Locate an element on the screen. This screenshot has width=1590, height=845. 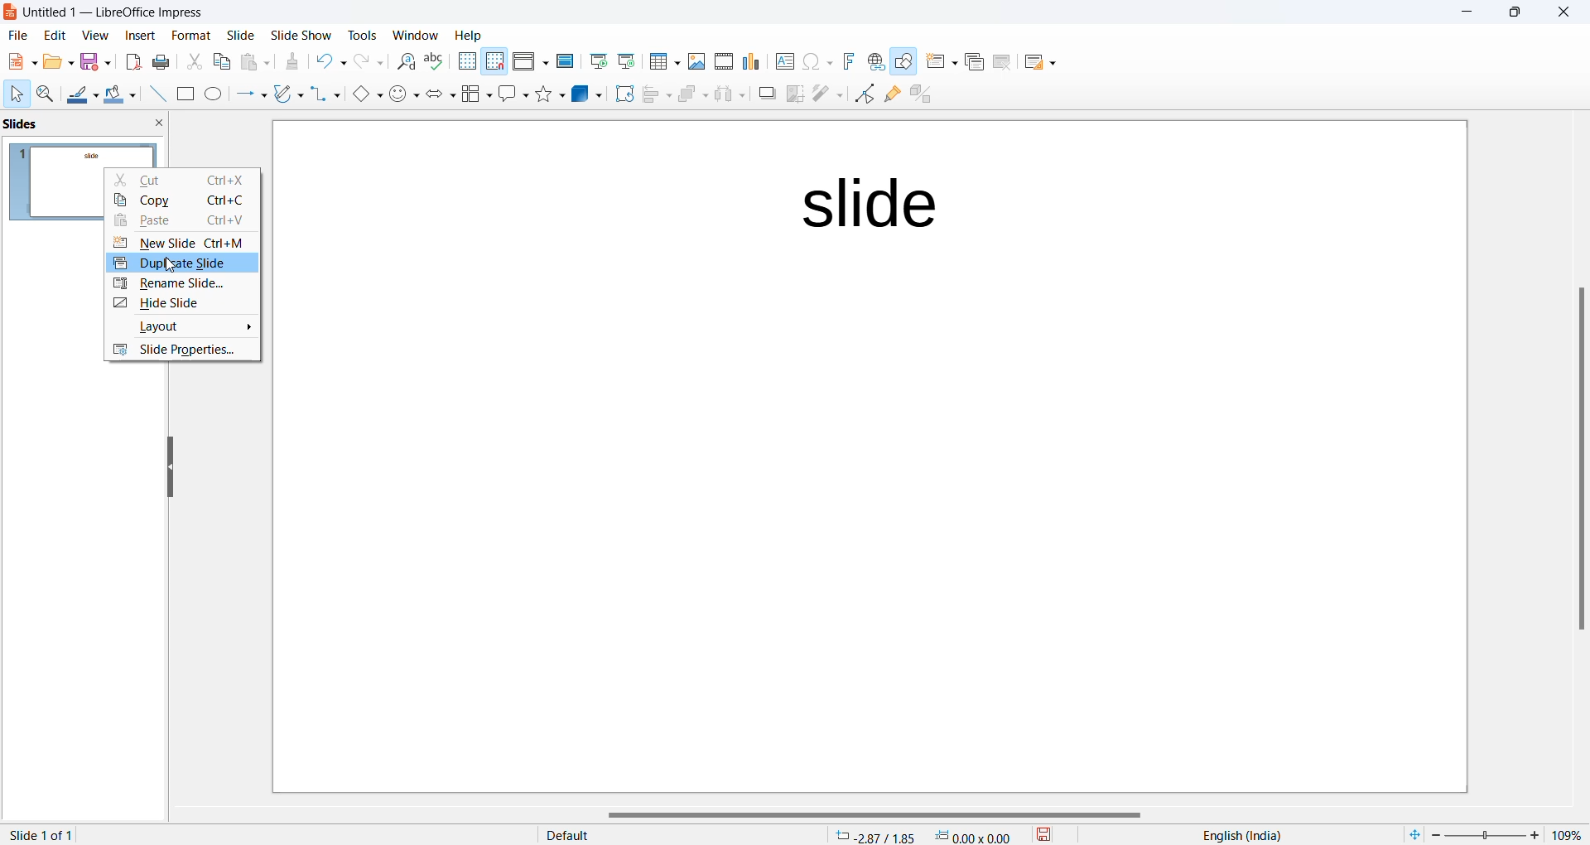
symbol shapes is located at coordinates (403, 94).